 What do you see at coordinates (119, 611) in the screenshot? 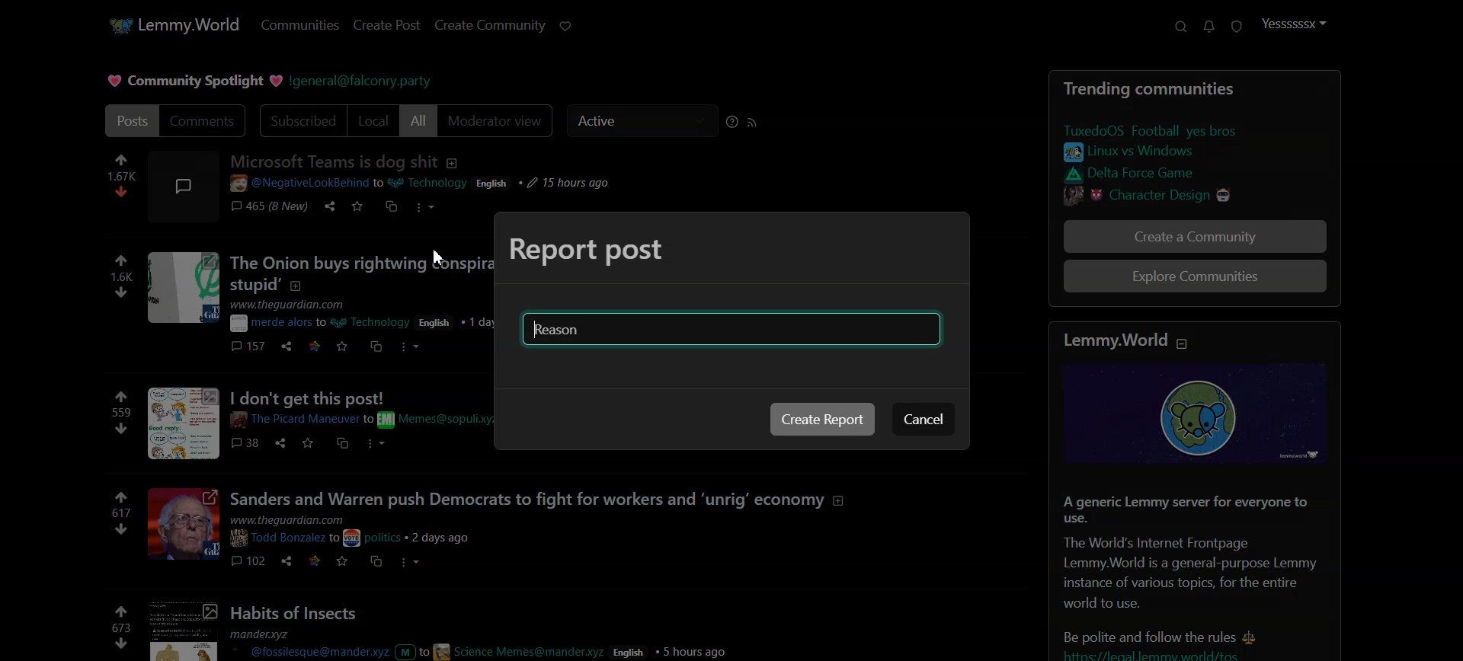
I see `like` at bounding box center [119, 611].